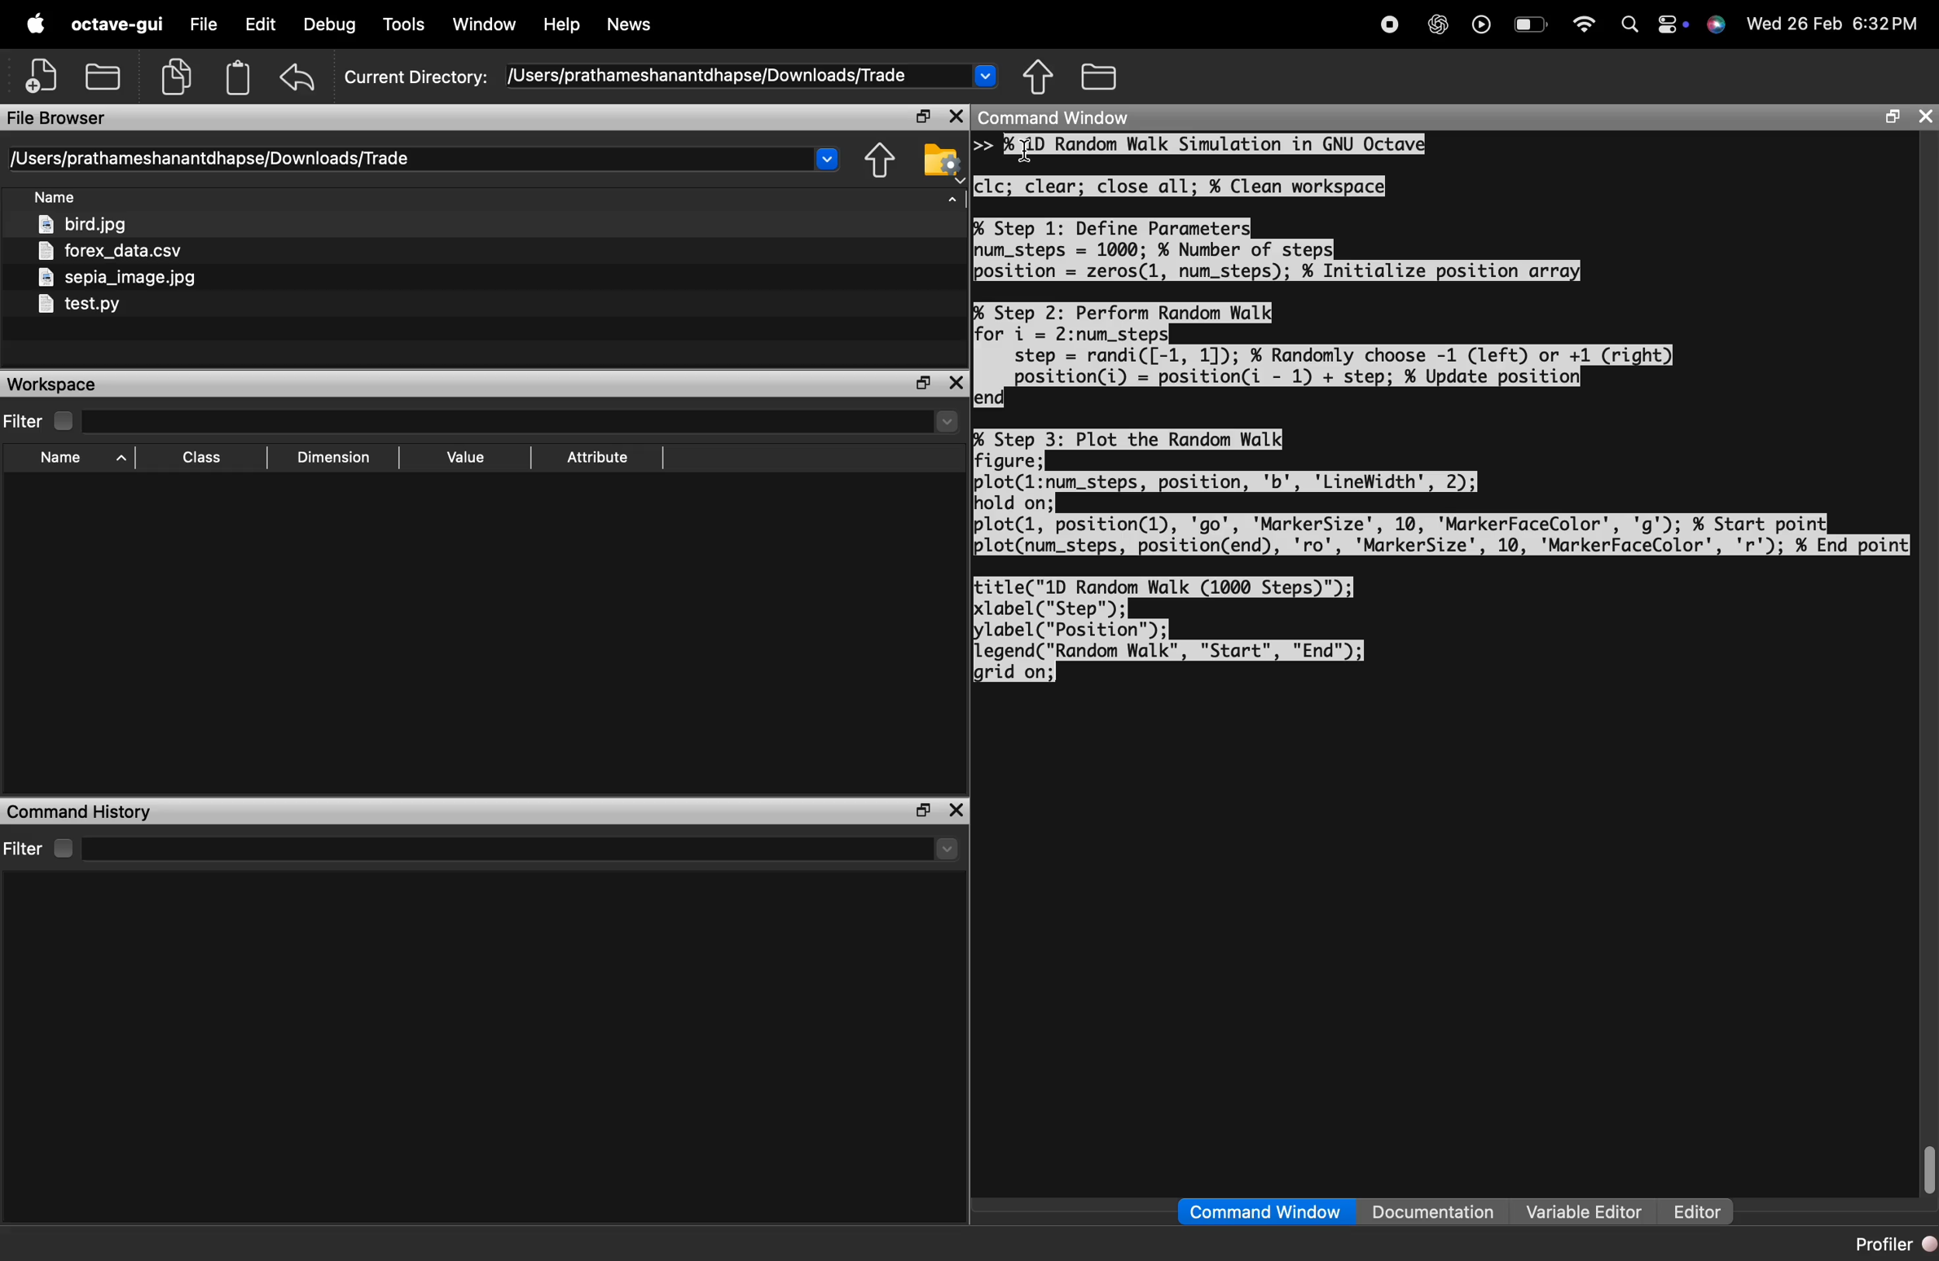 The height and width of the screenshot is (1261, 1939). I want to click on attribute , so click(602, 458).